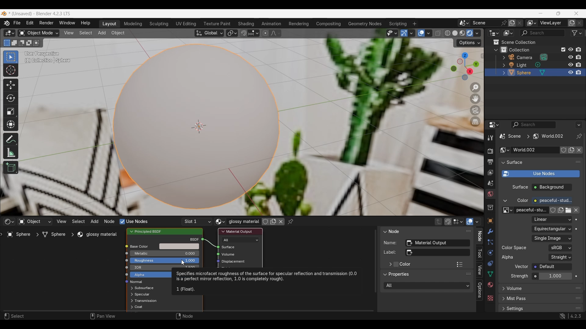 The height and width of the screenshot is (329, 586). Describe the element at coordinates (532, 136) in the screenshot. I see `Current scene location` at that location.